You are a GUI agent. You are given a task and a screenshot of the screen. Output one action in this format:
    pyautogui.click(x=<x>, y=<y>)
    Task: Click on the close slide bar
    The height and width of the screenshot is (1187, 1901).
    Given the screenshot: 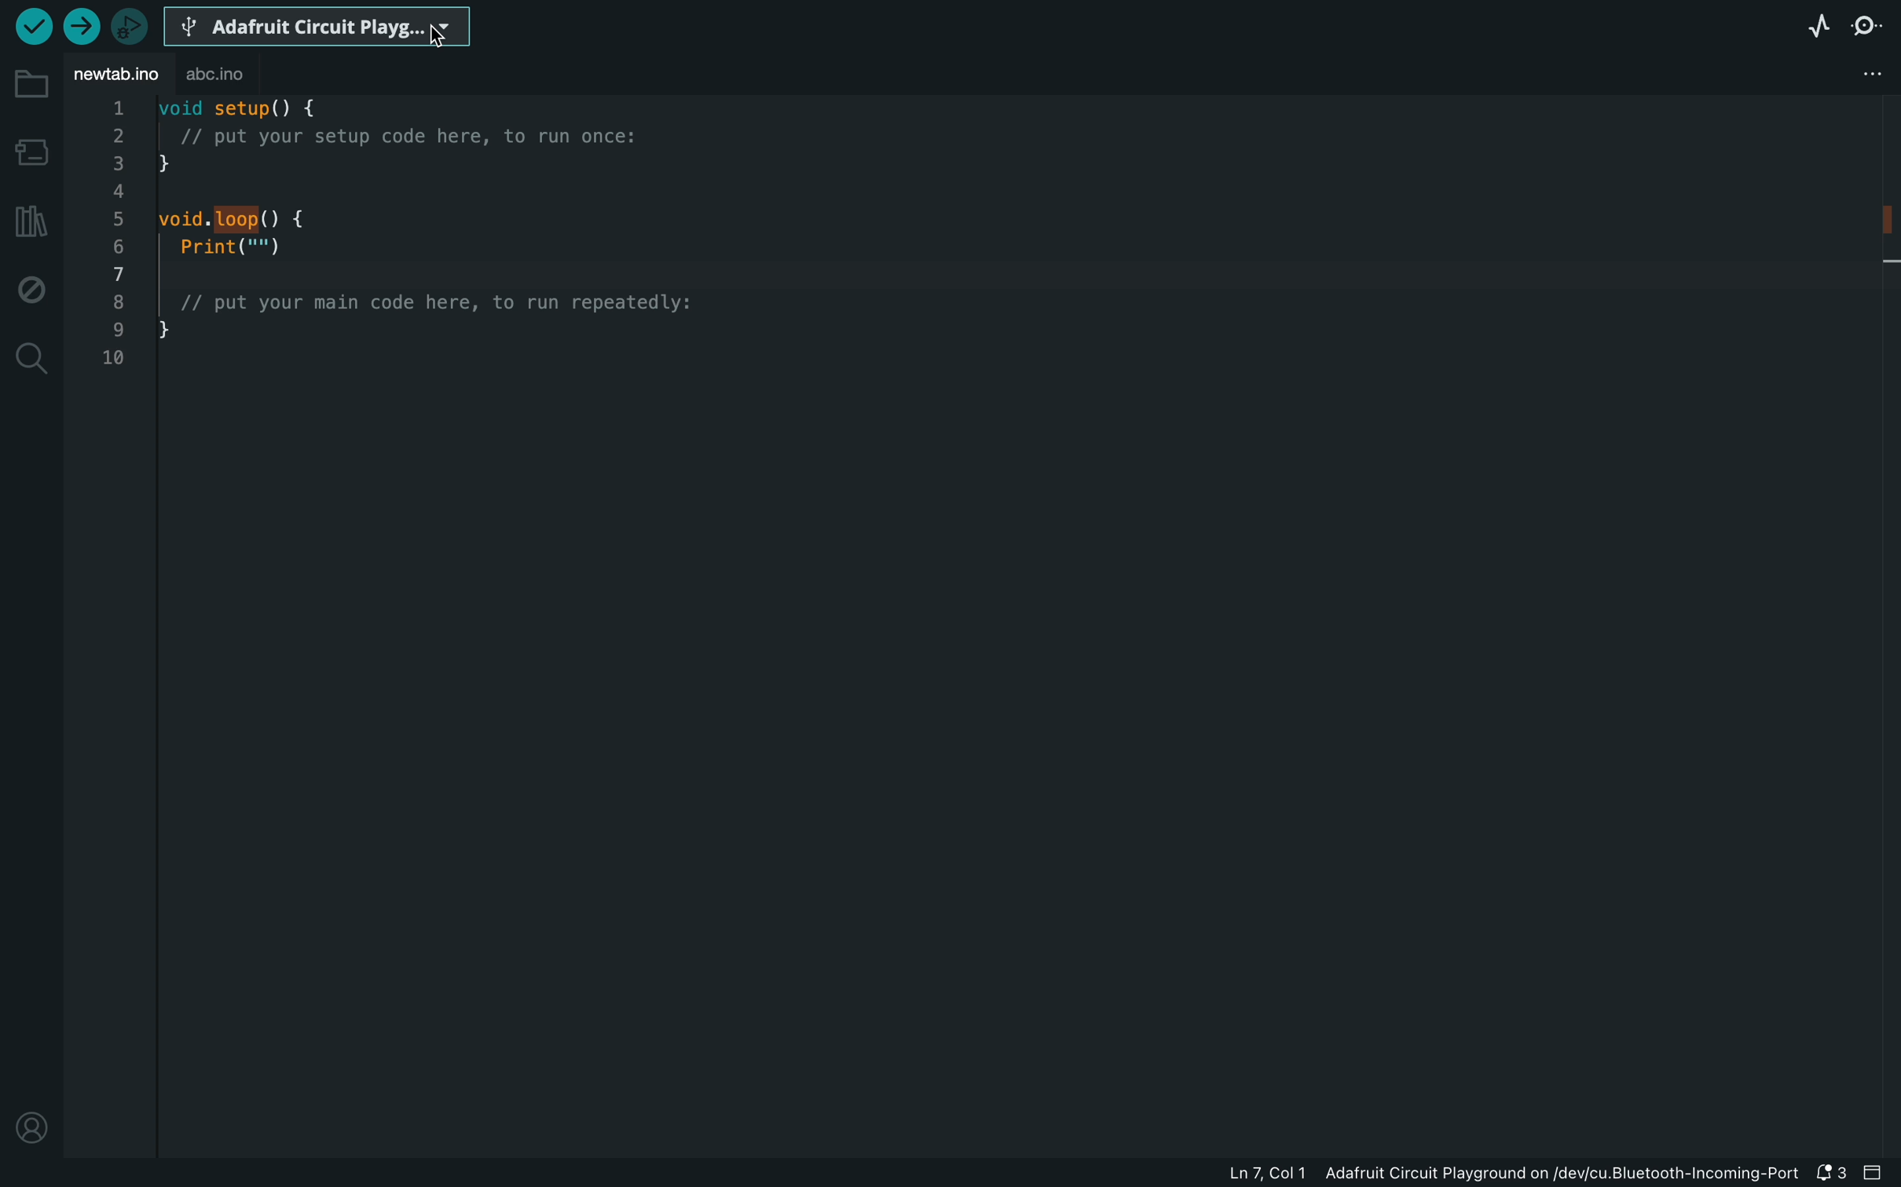 What is the action you would take?
    pyautogui.click(x=1881, y=1174)
    